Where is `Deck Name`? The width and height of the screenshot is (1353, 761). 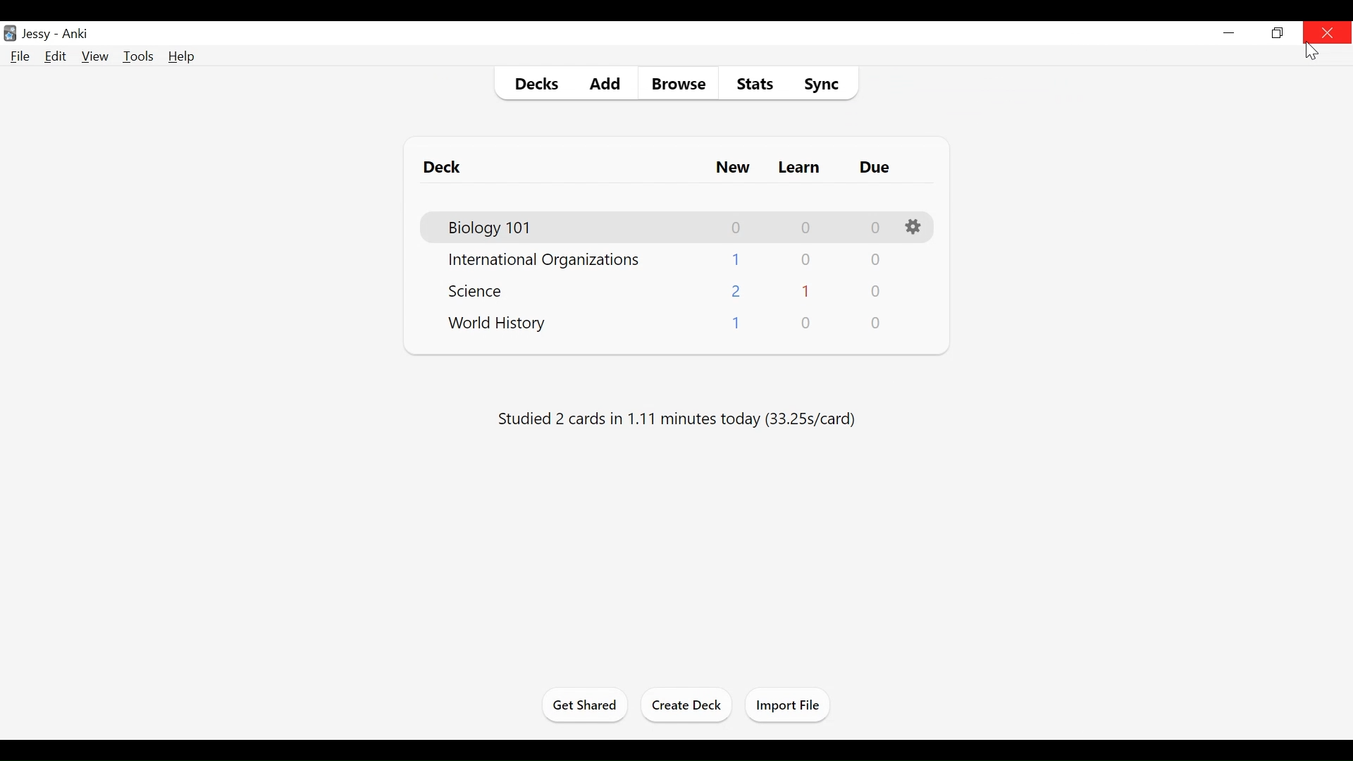
Deck Name is located at coordinates (479, 292).